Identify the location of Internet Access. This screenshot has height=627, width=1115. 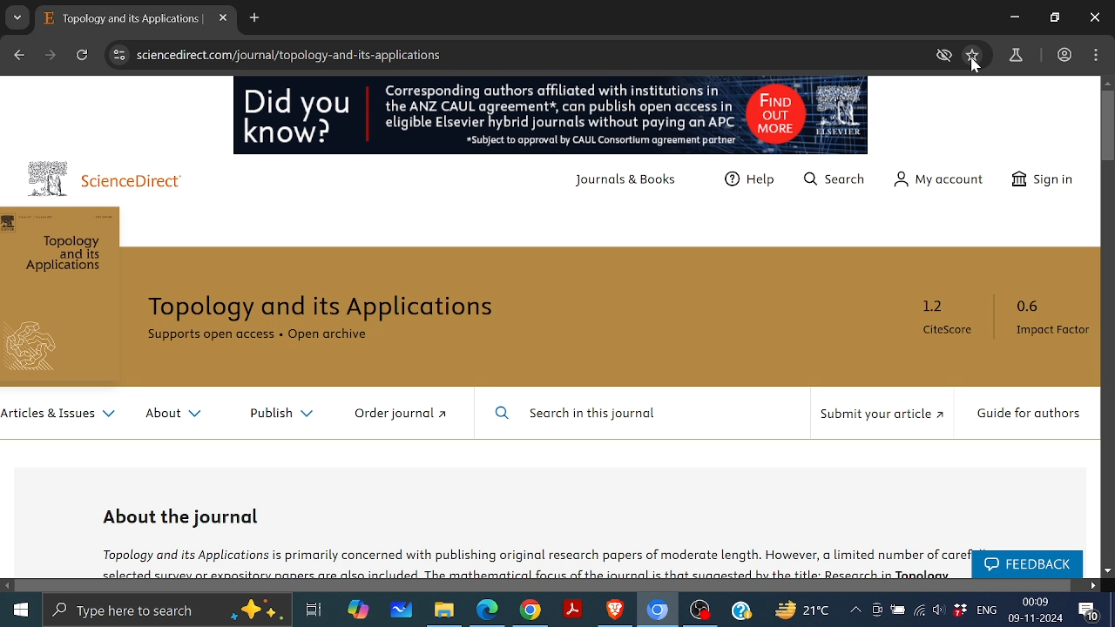
(919, 610).